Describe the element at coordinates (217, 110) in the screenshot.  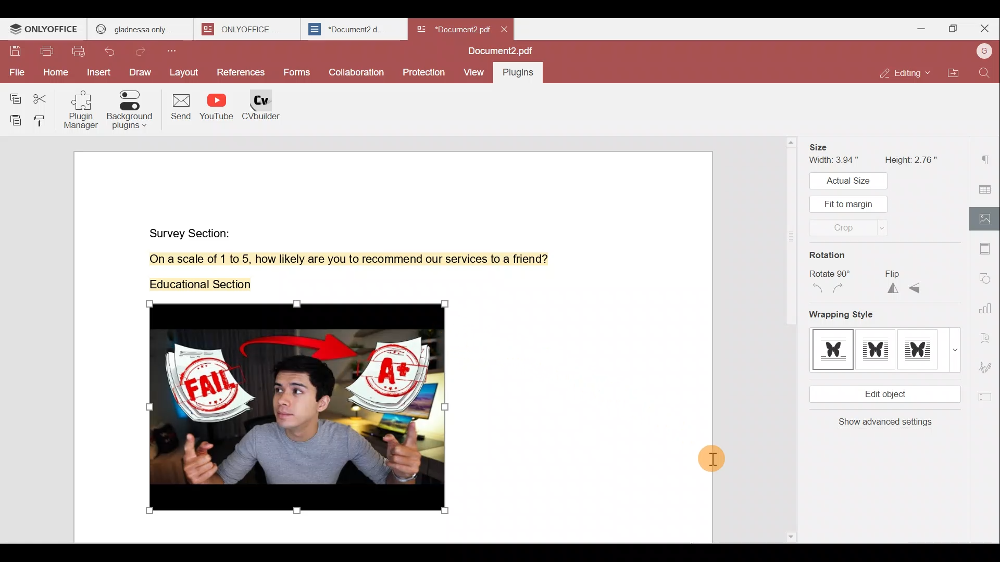
I see `YouTube` at that location.